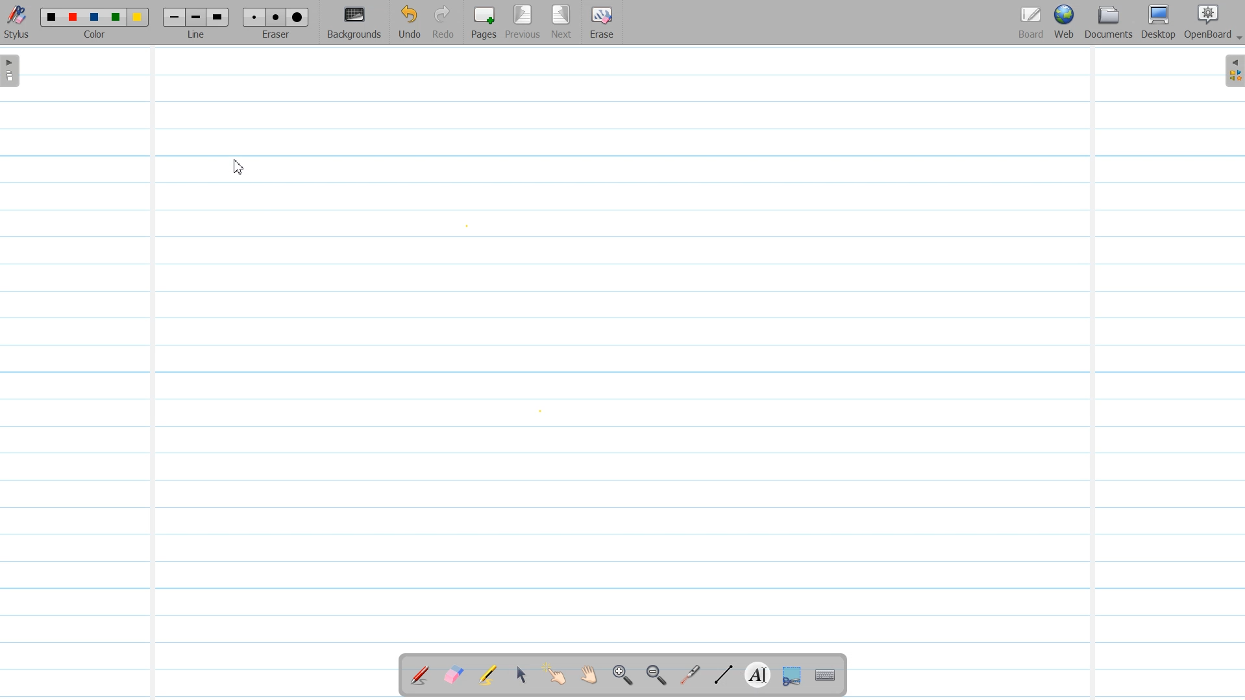 The width and height of the screenshot is (1245, 700). What do you see at coordinates (1031, 23) in the screenshot?
I see `Board` at bounding box center [1031, 23].